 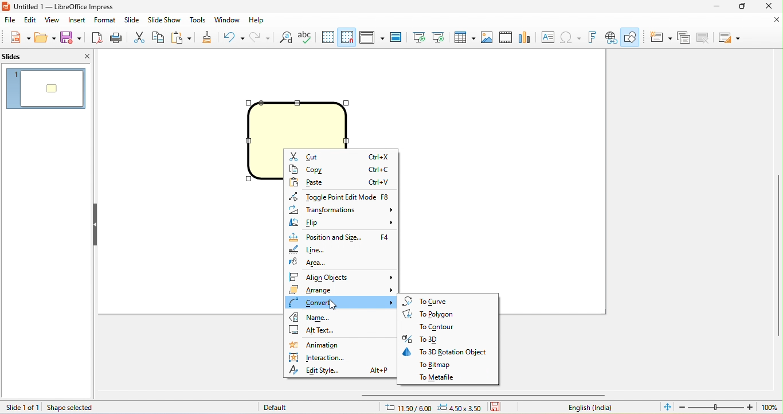 What do you see at coordinates (232, 37) in the screenshot?
I see `undo` at bounding box center [232, 37].